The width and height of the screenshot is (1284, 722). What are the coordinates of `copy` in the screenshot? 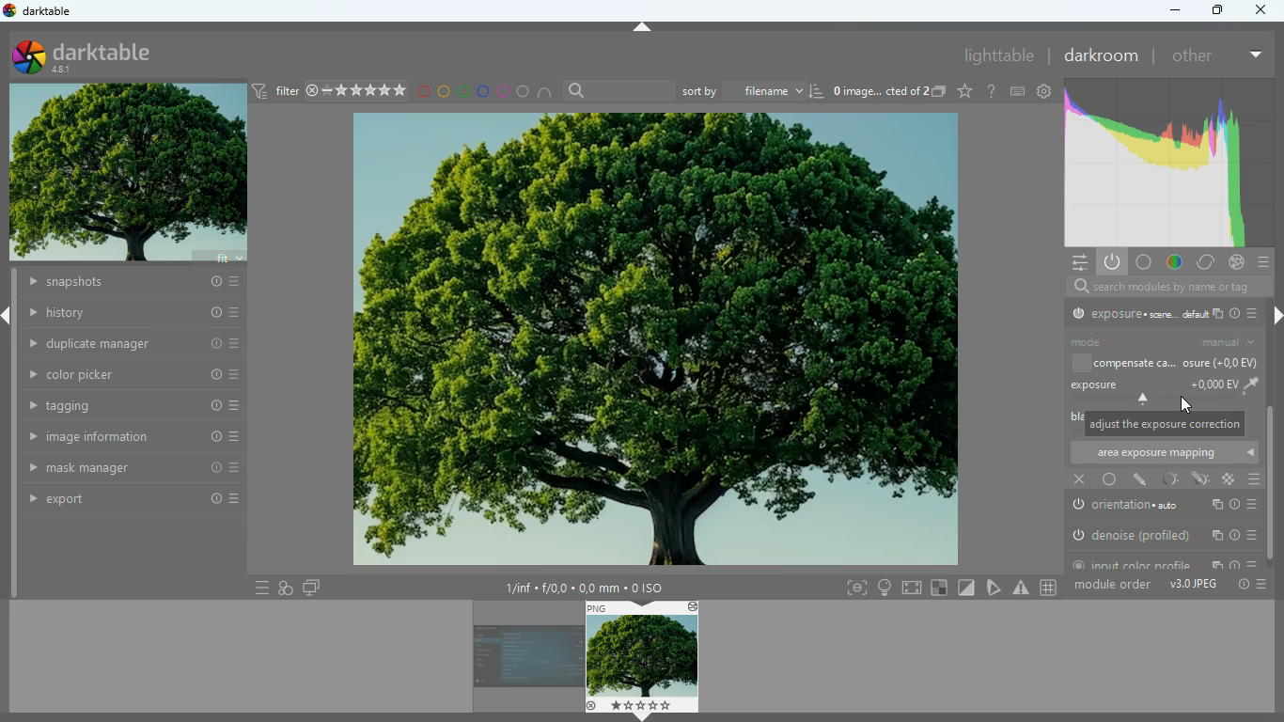 It's located at (941, 92).